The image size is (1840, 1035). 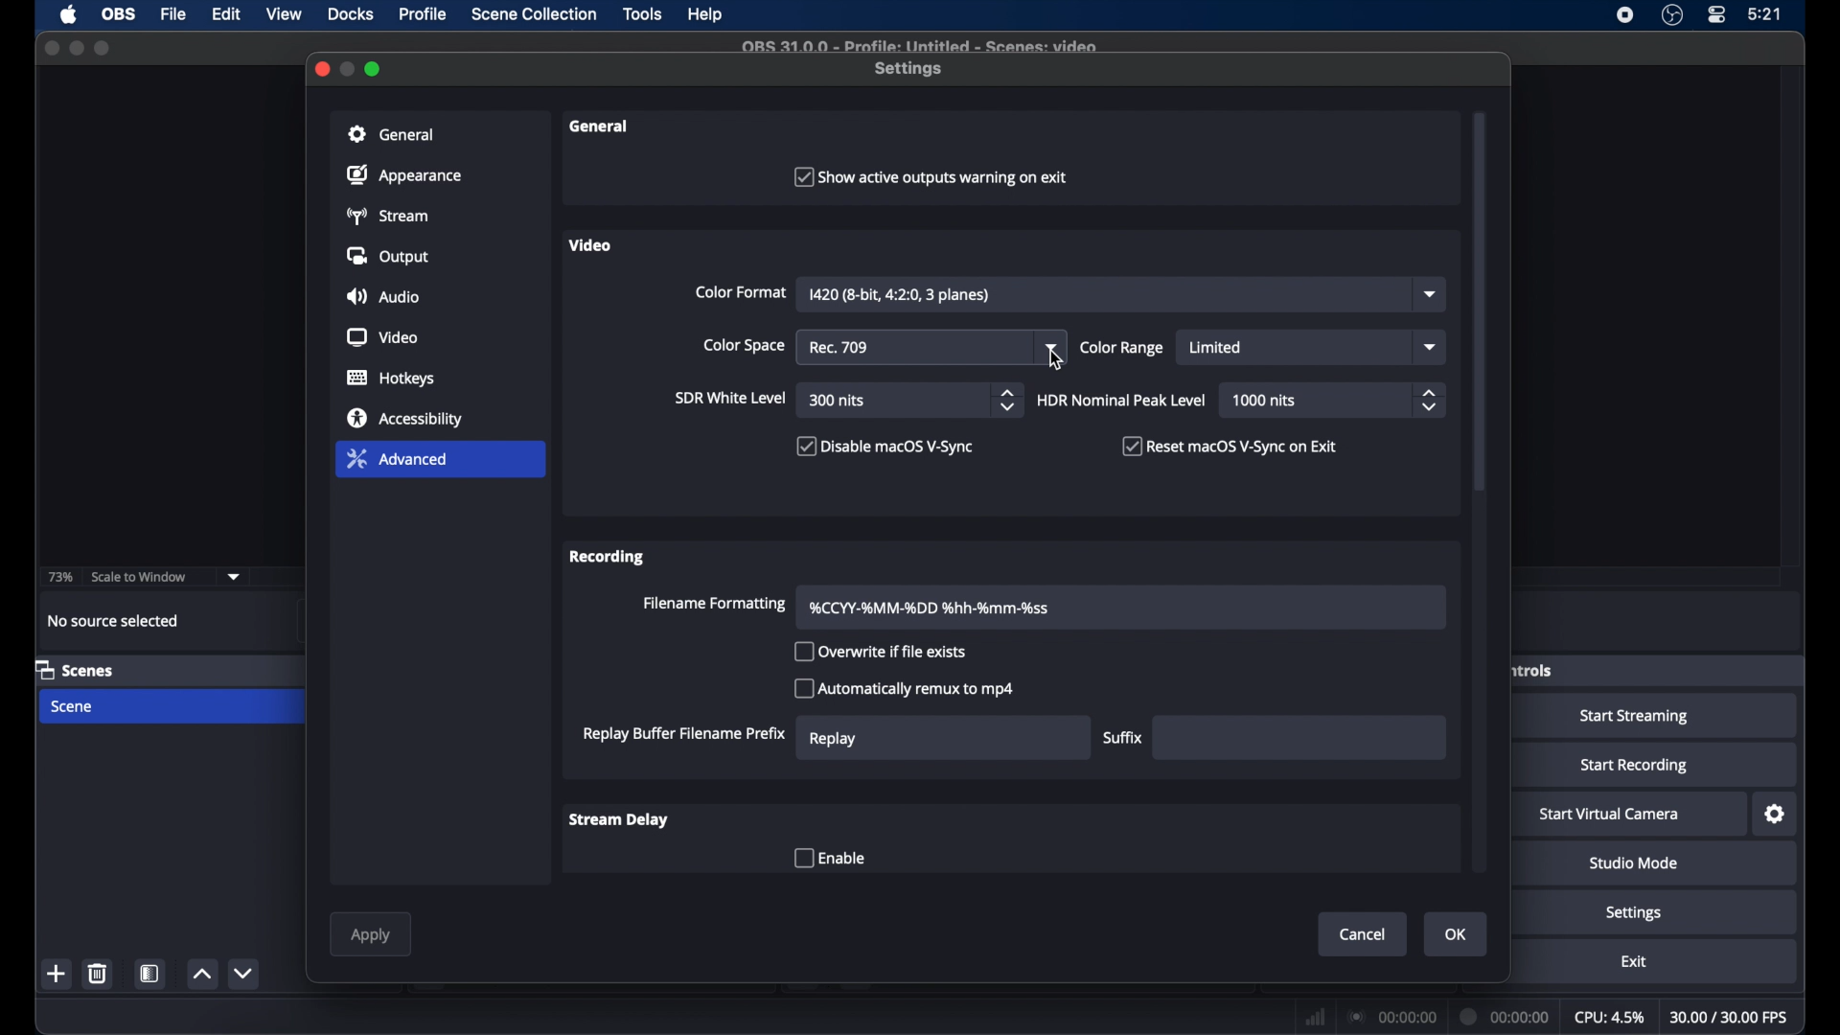 I want to click on docks, so click(x=351, y=14).